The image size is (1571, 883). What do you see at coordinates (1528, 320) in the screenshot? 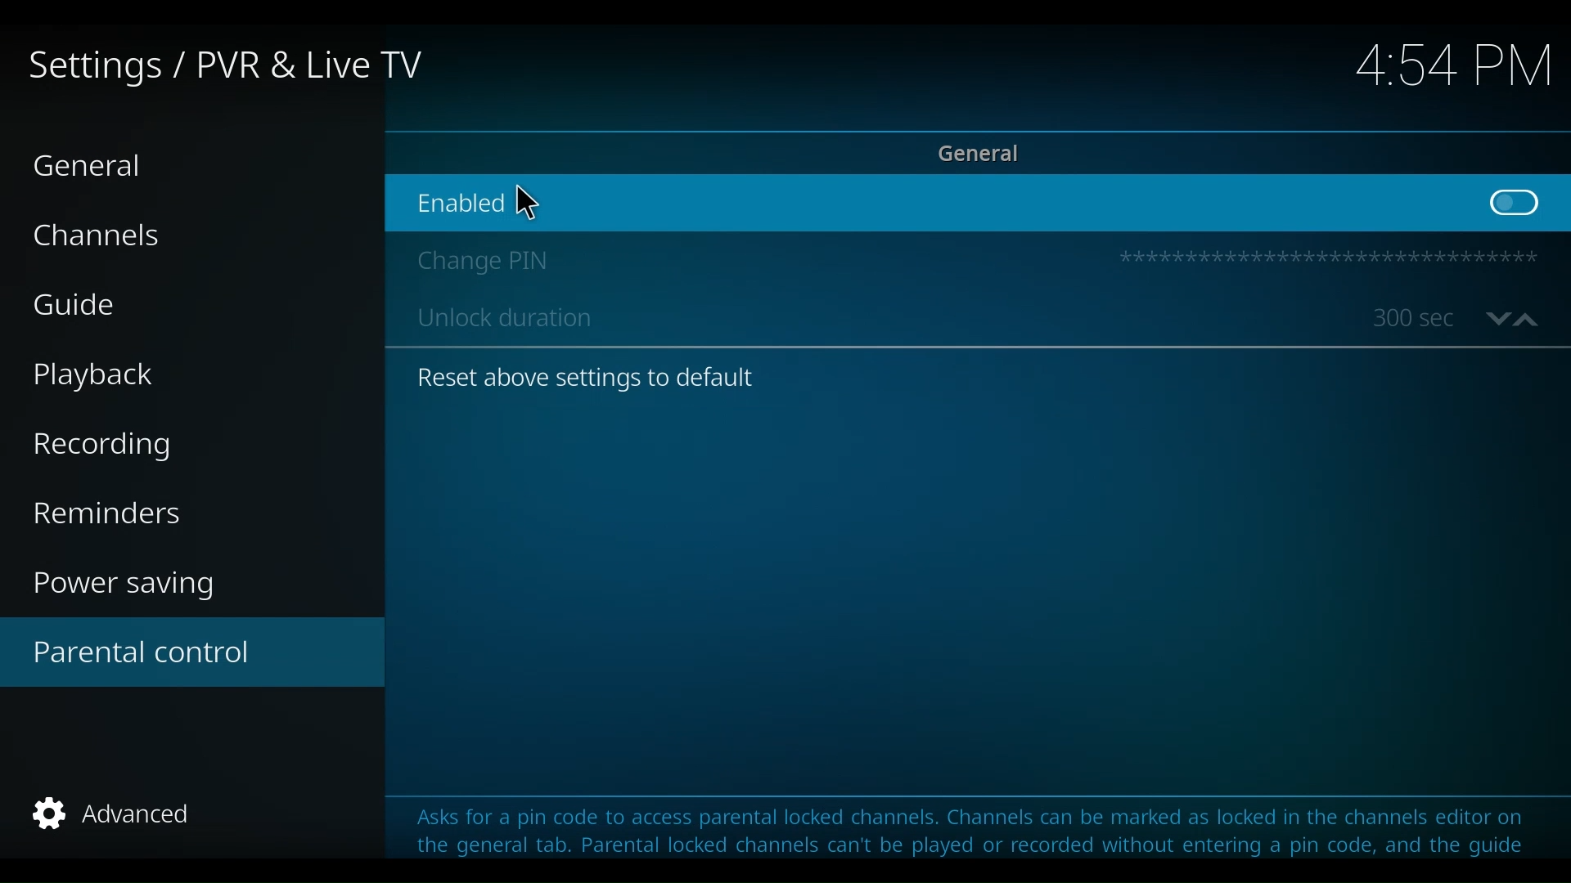
I see `up` at bounding box center [1528, 320].